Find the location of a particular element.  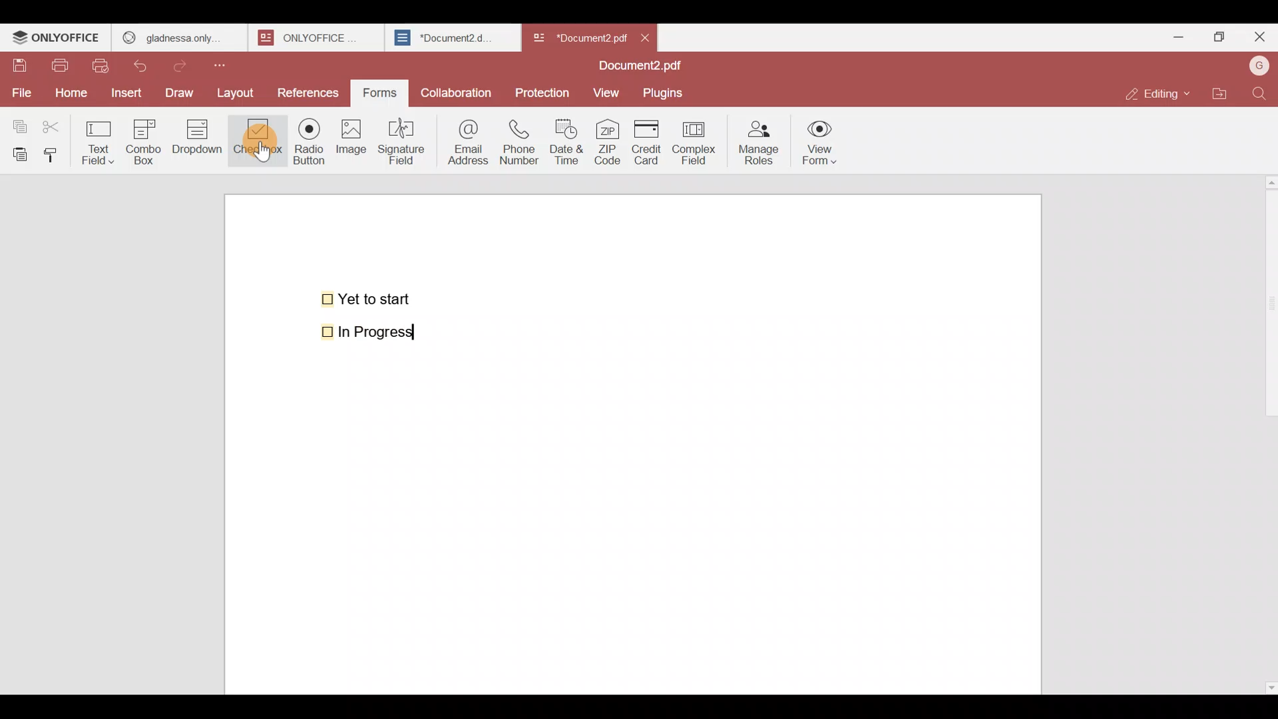

Copy is located at coordinates (17, 123).